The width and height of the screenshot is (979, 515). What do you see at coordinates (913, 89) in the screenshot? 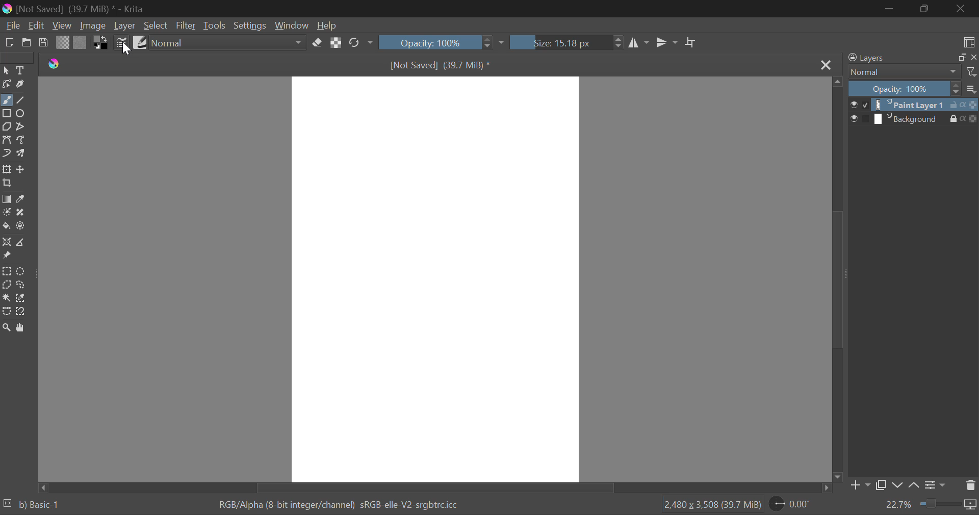
I see `Opacity: 100%` at bounding box center [913, 89].